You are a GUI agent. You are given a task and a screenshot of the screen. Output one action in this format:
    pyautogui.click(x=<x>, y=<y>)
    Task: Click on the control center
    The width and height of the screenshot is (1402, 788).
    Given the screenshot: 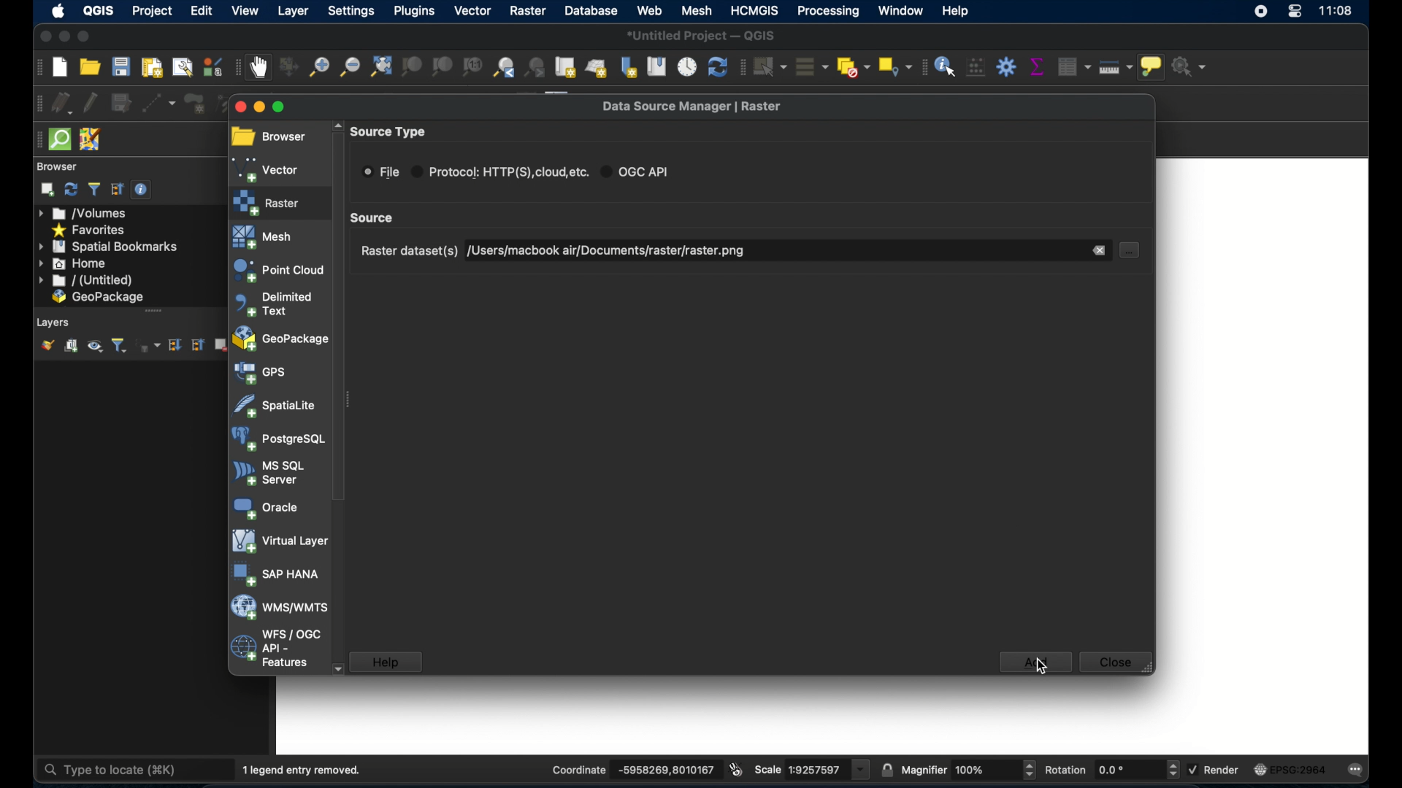 What is the action you would take?
    pyautogui.click(x=1295, y=15)
    